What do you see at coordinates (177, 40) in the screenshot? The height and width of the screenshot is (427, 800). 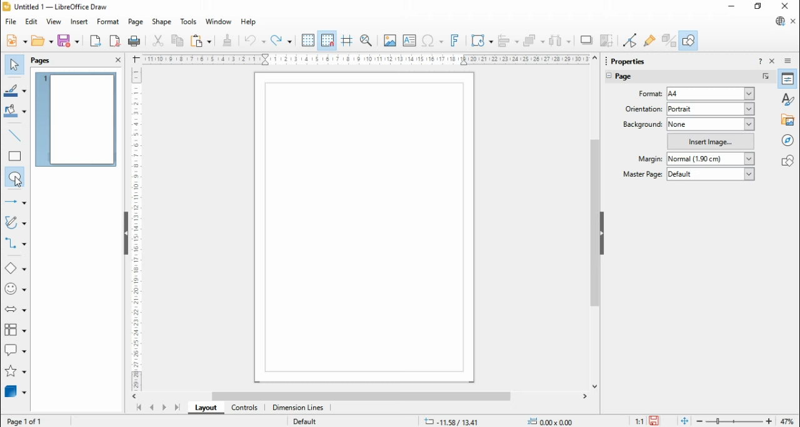 I see `copy` at bounding box center [177, 40].